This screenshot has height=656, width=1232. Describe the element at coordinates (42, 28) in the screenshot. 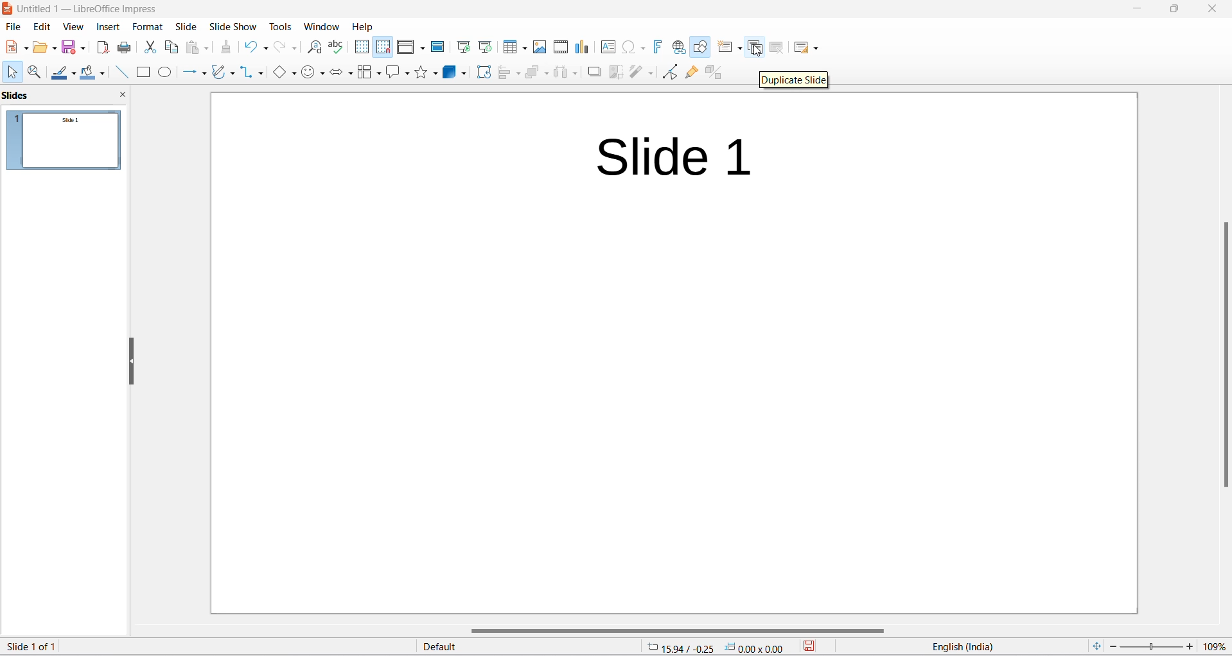

I see `edit` at that location.